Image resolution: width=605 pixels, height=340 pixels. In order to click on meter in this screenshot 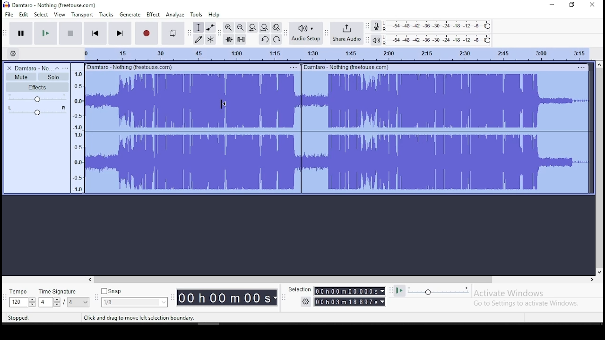, I will do `click(77, 131)`.